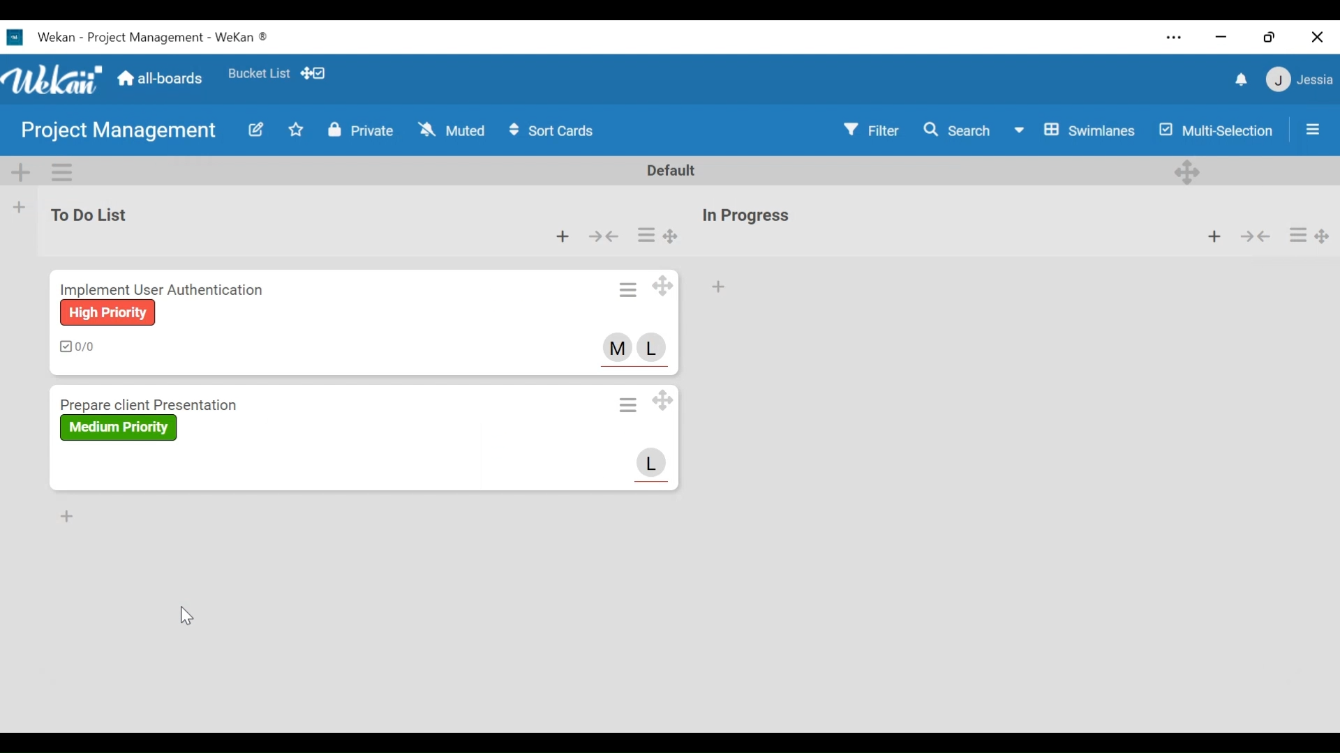  Describe the element at coordinates (64, 171) in the screenshot. I see `Swimlane actions` at that location.